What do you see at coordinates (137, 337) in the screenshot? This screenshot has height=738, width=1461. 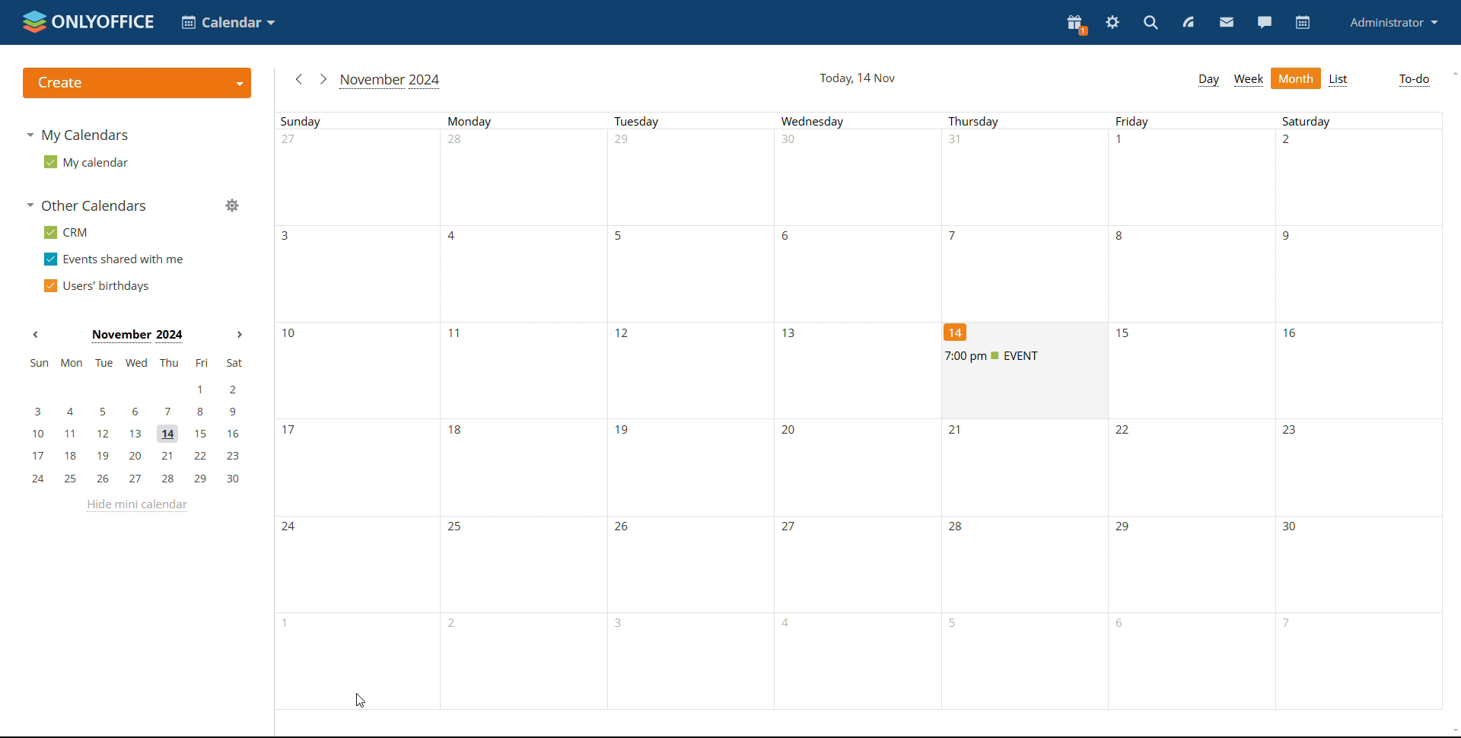 I see `current month` at bounding box center [137, 337].